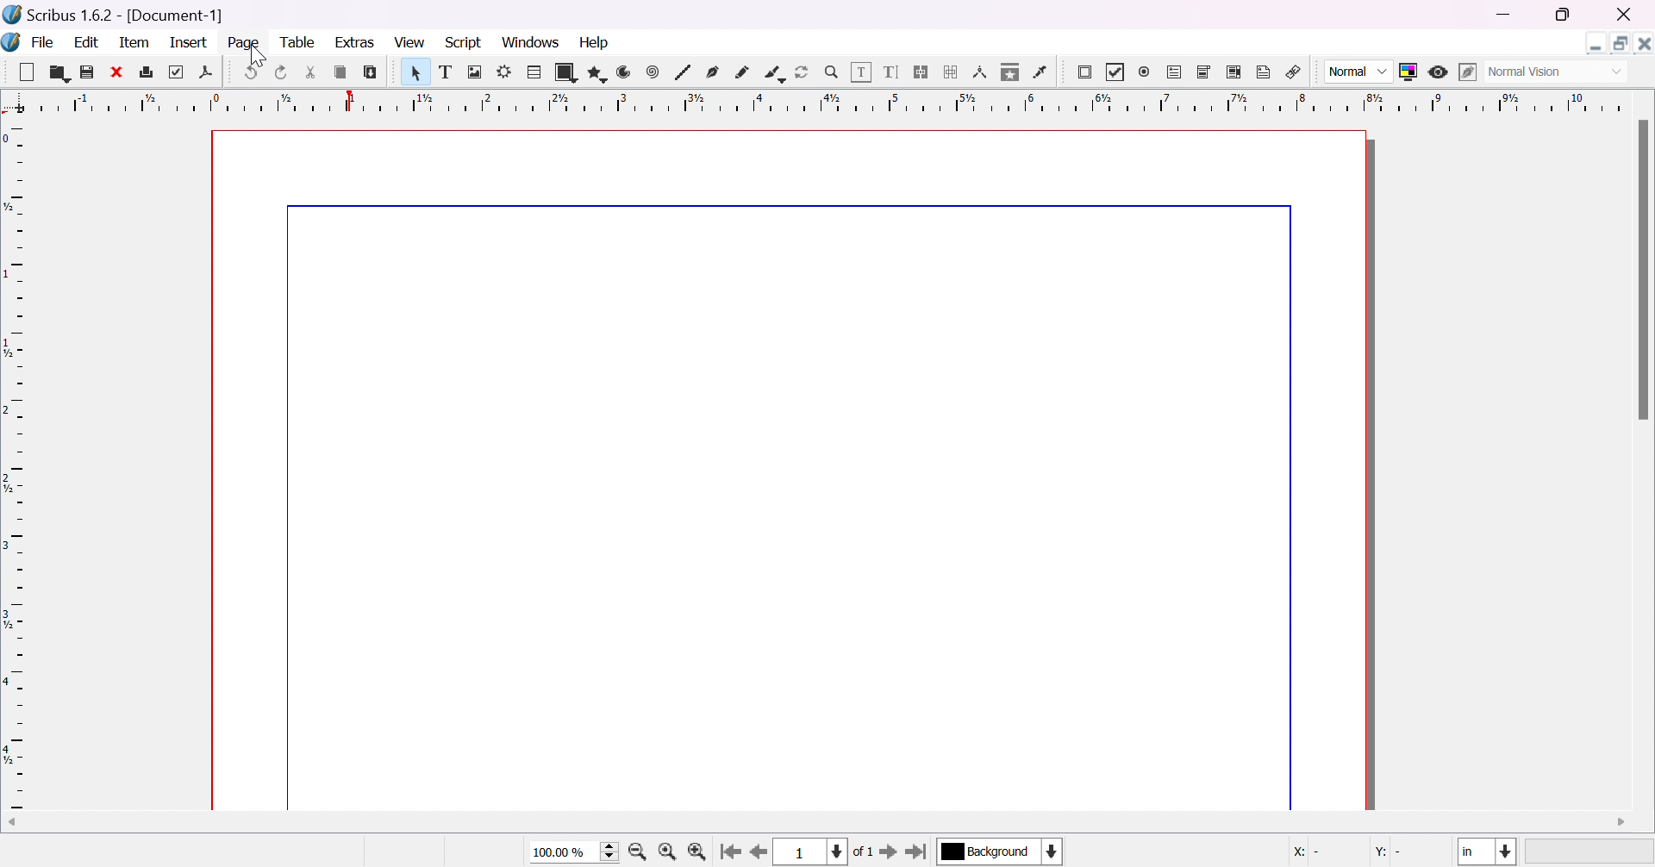 The width and height of the screenshot is (1655, 867). I want to click on measurements, so click(983, 73).